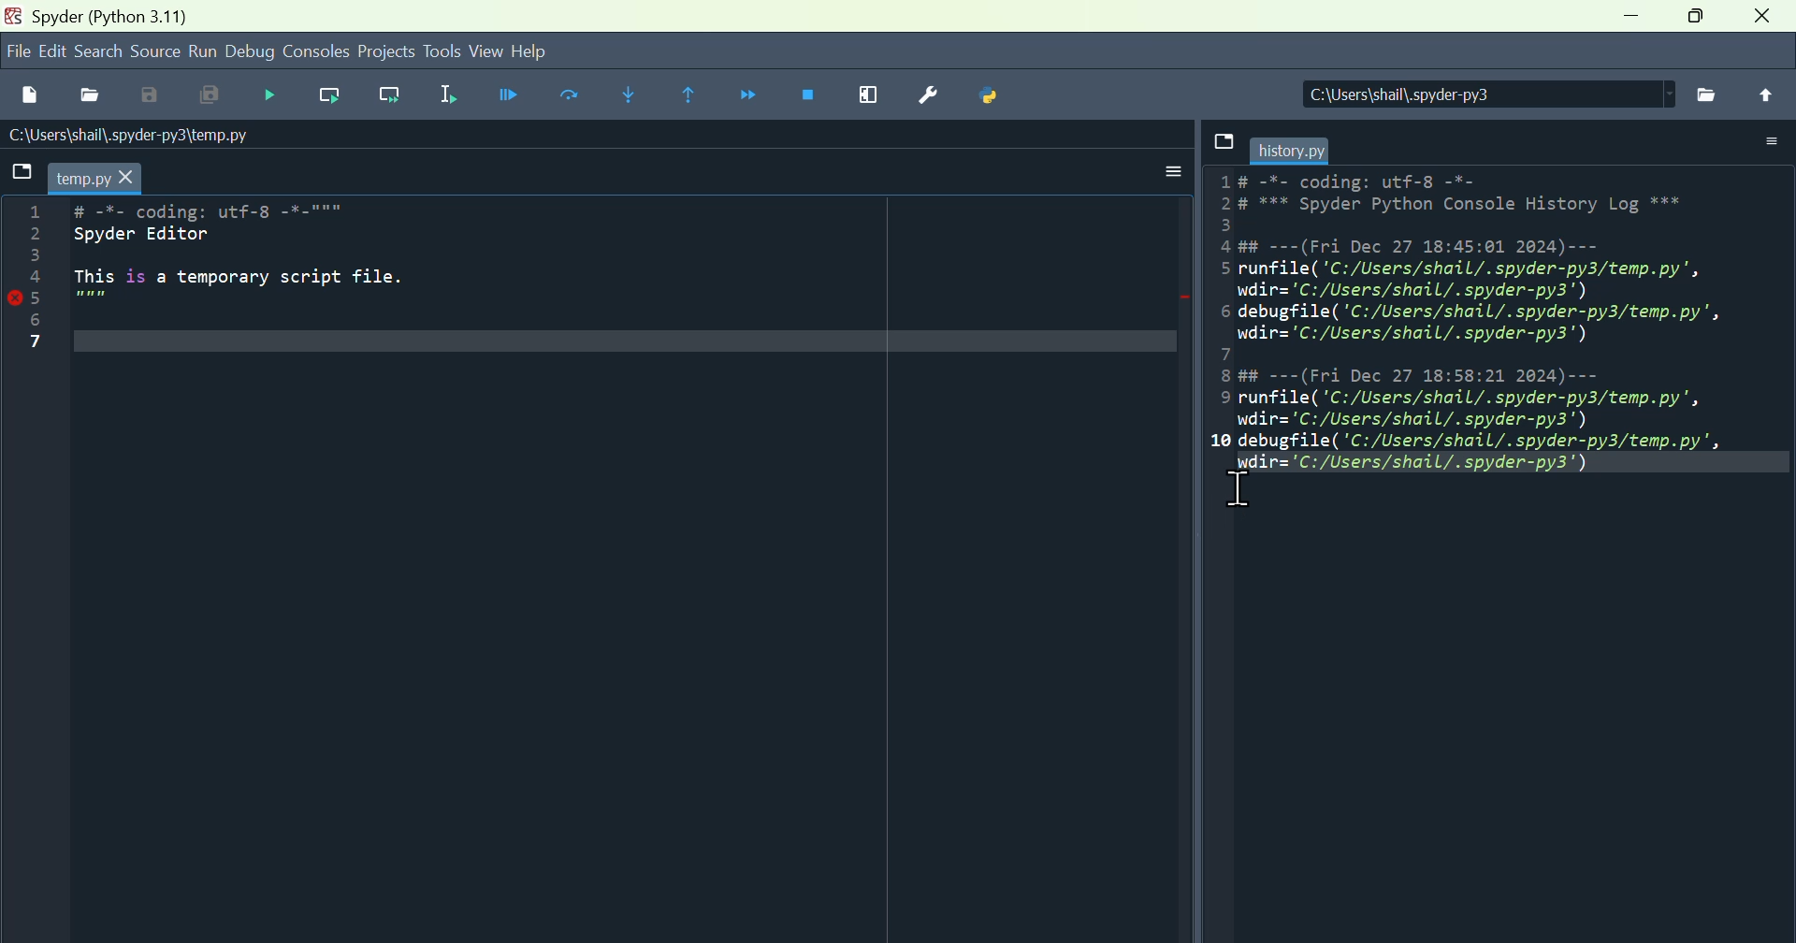 The width and height of the screenshot is (1796, 943). I want to click on search, so click(96, 52).